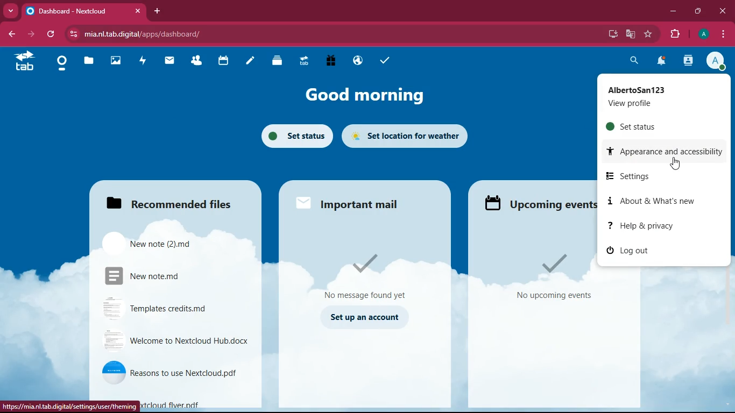 This screenshot has height=413, width=735. What do you see at coordinates (678, 165) in the screenshot?
I see `cursor` at bounding box center [678, 165].